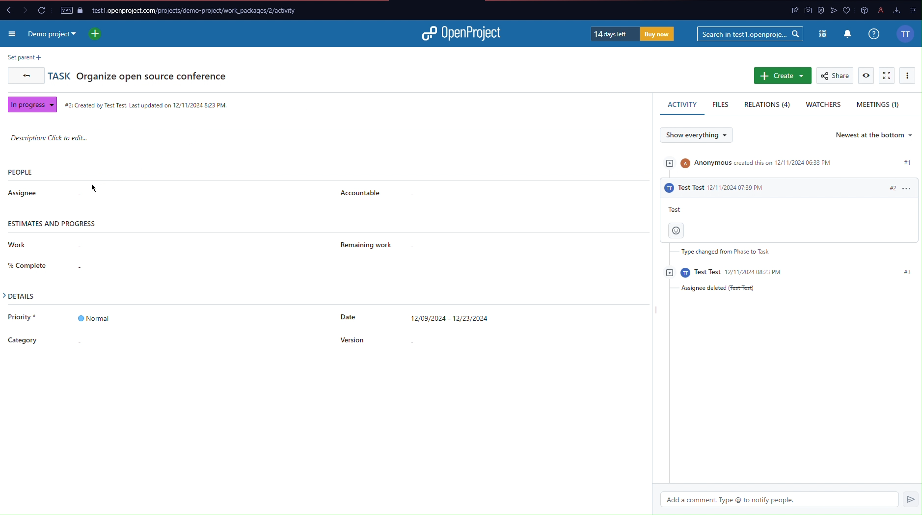  Describe the element at coordinates (908, 164) in the screenshot. I see `#1` at that location.